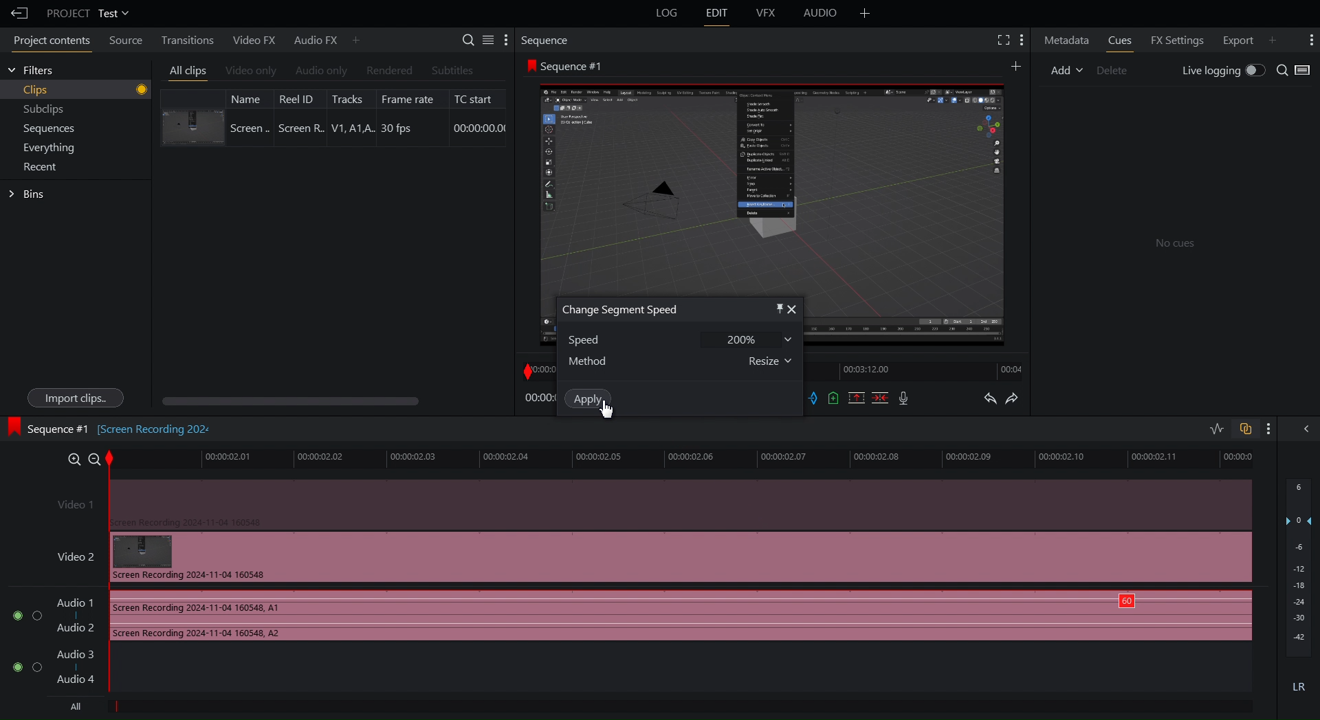  I want to click on Subtitles, so click(453, 70).